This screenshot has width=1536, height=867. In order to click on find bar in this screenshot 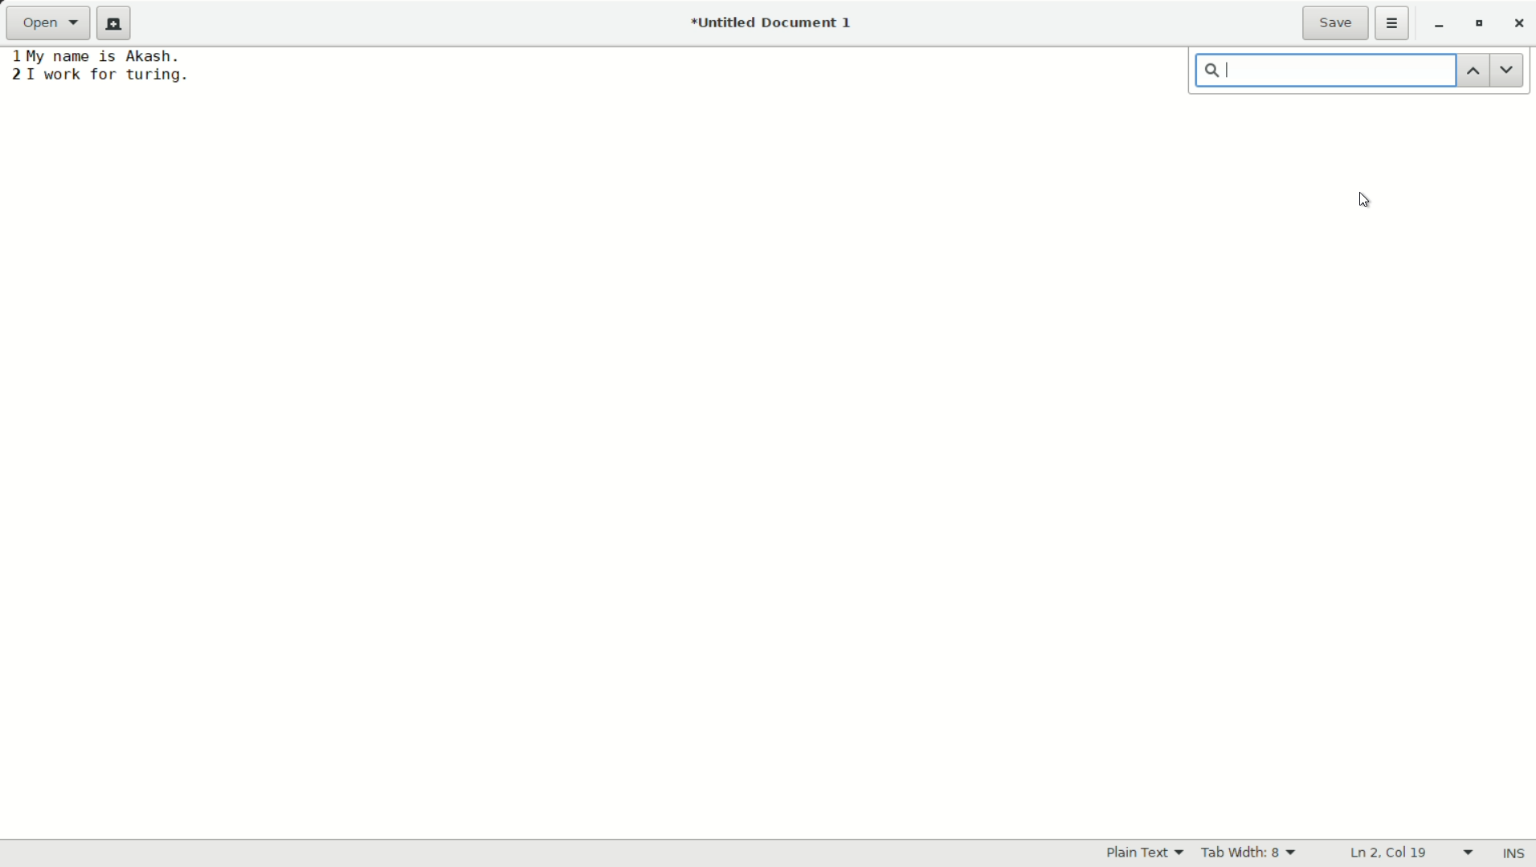, I will do `click(1326, 71)`.